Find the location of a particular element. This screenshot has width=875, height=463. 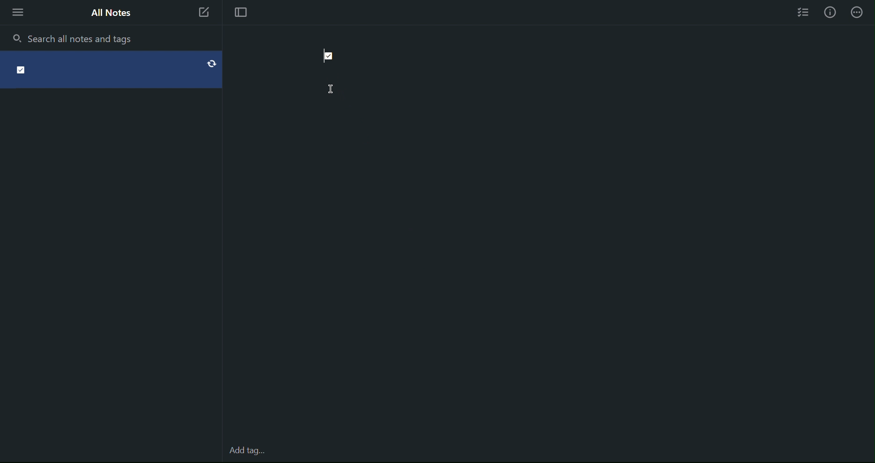

Focus Mode is located at coordinates (243, 11).